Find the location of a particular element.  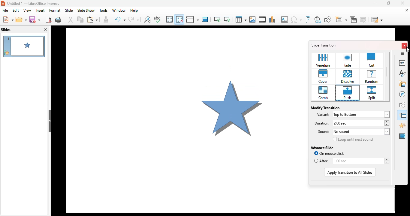

new slide is located at coordinates (341, 20).